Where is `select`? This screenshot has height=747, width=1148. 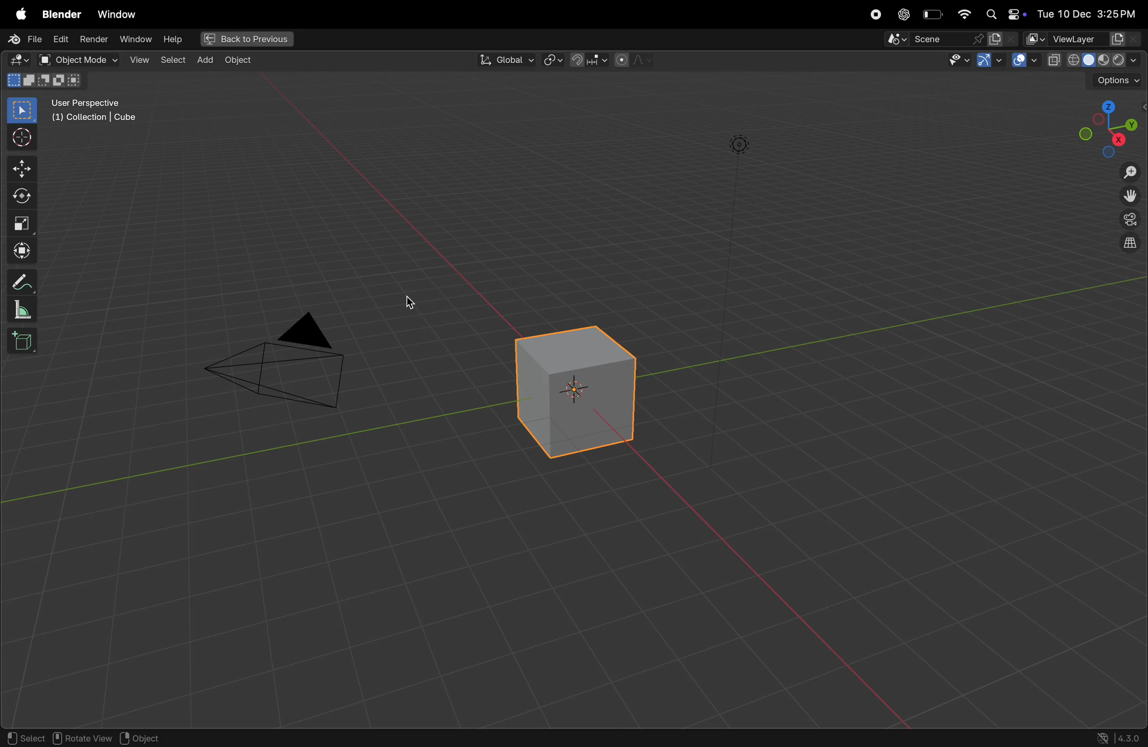
select is located at coordinates (25, 735).